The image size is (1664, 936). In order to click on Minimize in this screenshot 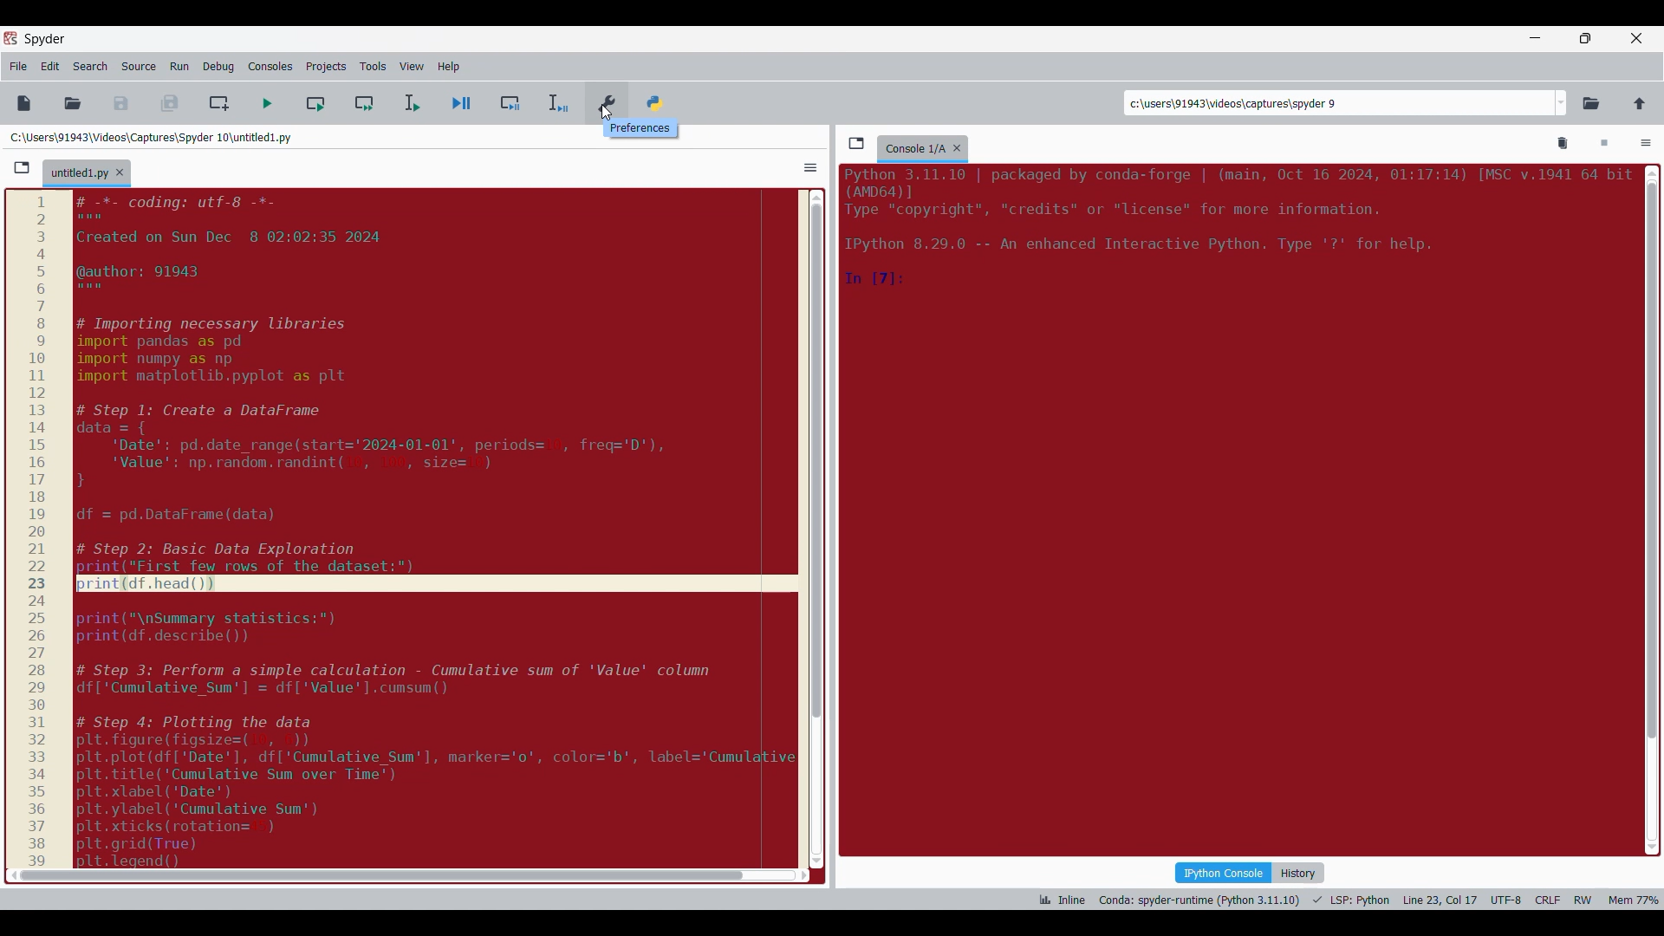, I will do `click(1536, 38)`.